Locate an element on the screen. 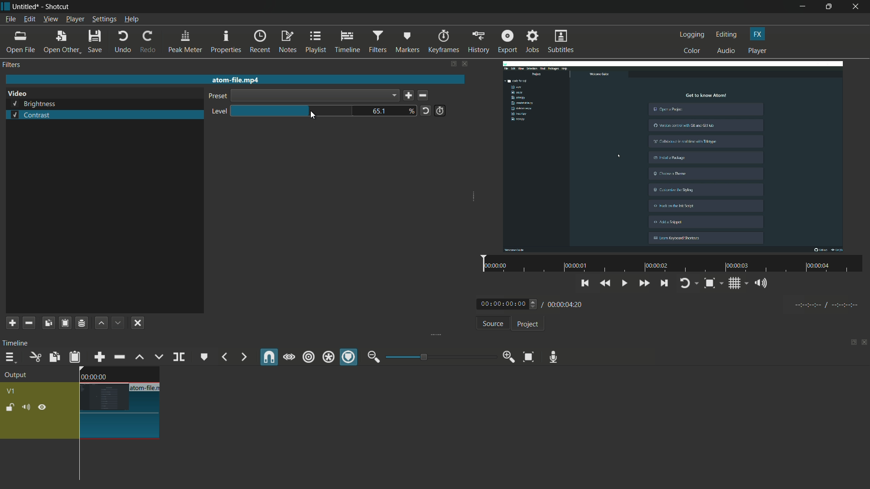 The image size is (870, 489). remove selected filter is located at coordinates (29, 323).